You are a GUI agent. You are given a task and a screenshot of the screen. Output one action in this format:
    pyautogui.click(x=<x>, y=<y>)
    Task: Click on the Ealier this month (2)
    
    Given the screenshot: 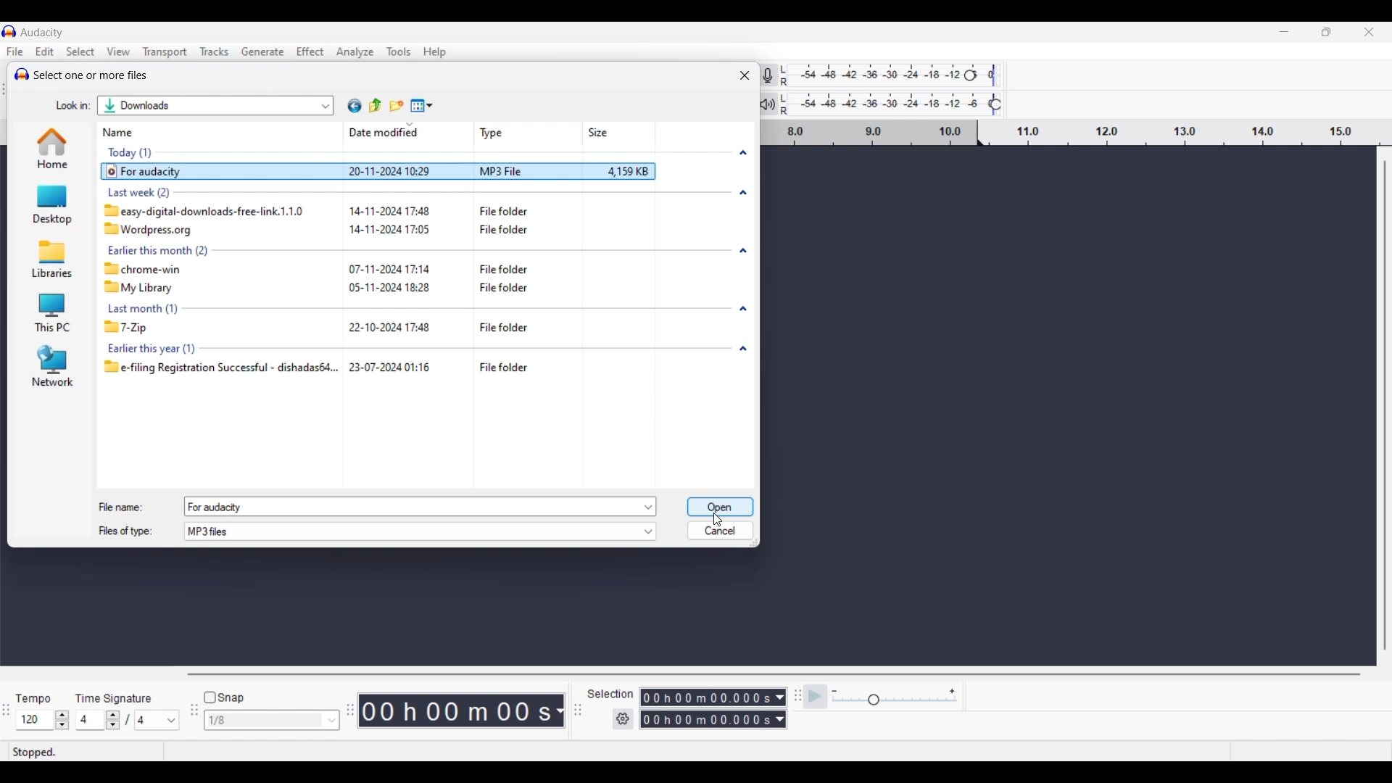 What is the action you would take?
    pyautogui.click(x=367, y=249)
    